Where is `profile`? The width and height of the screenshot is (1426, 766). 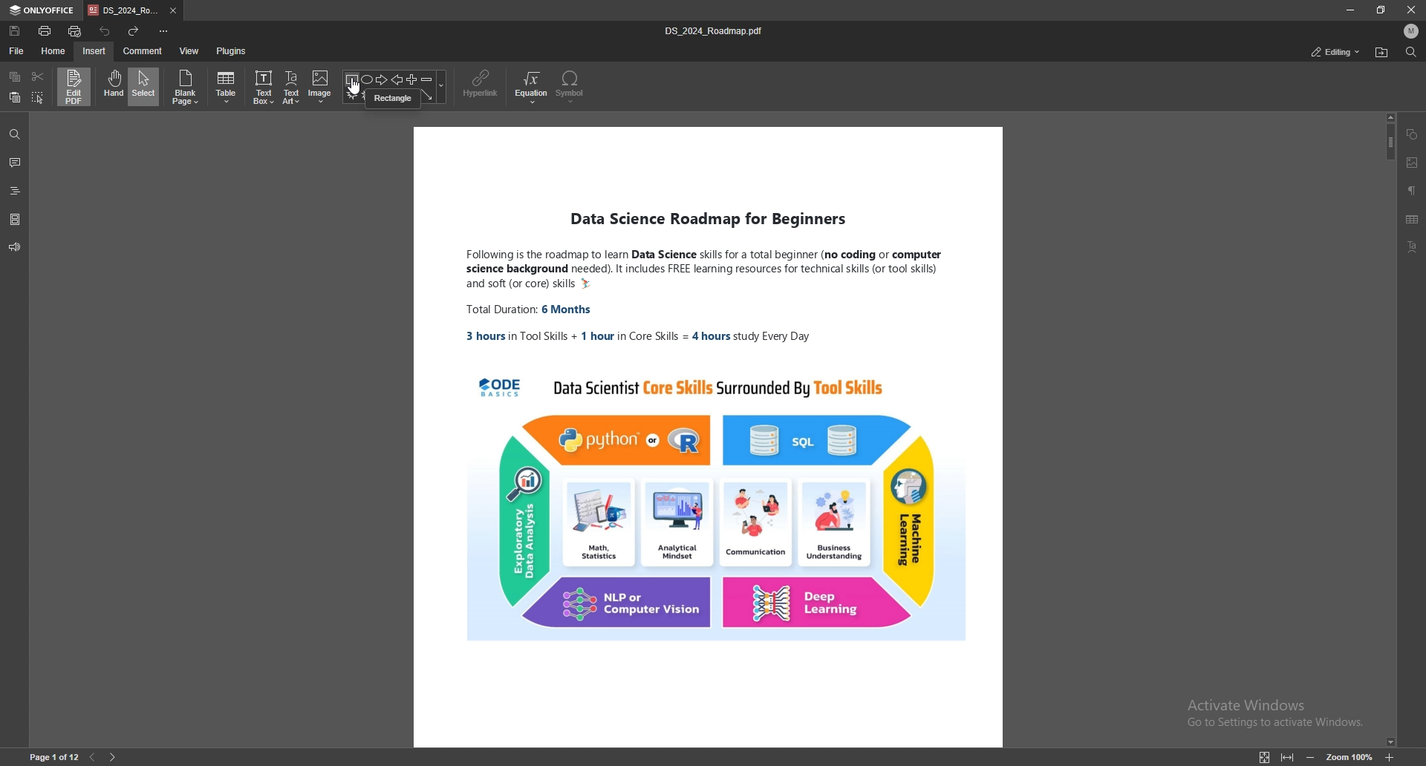 profile is located at coordinates (1412, 31).